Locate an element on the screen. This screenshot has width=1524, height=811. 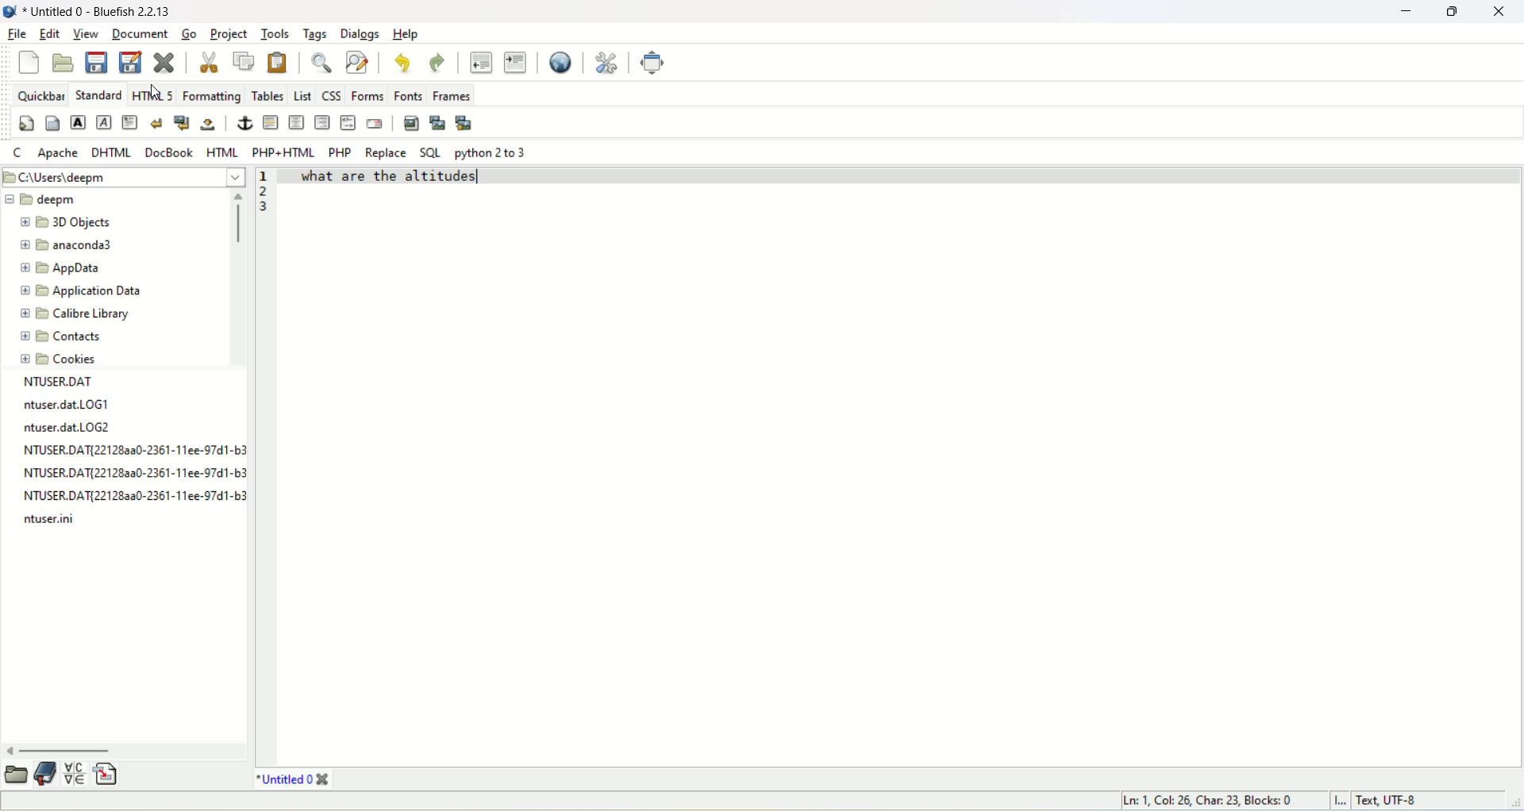
break and clear is located at coordinates (183, 122).